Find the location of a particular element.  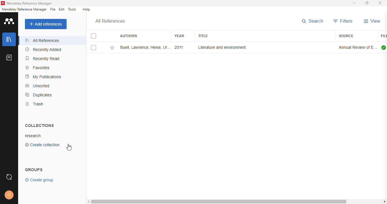

literature and environment is located at coordinates (222, 47).